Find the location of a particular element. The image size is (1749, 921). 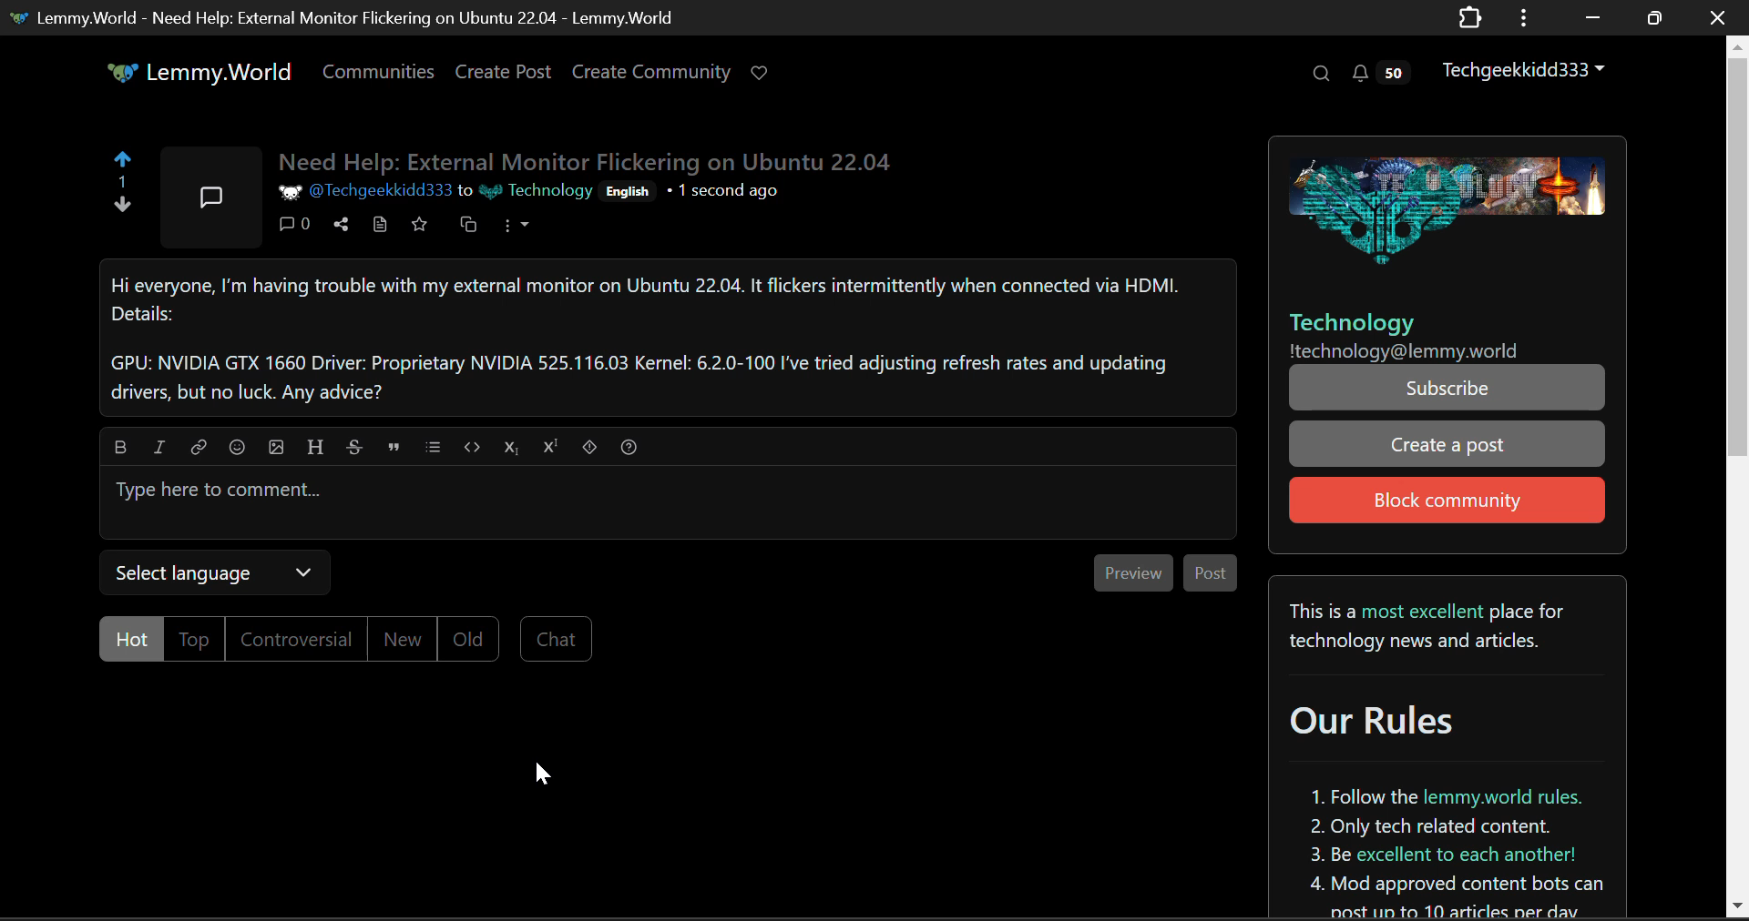

Code is located at coordinates (471, 447).